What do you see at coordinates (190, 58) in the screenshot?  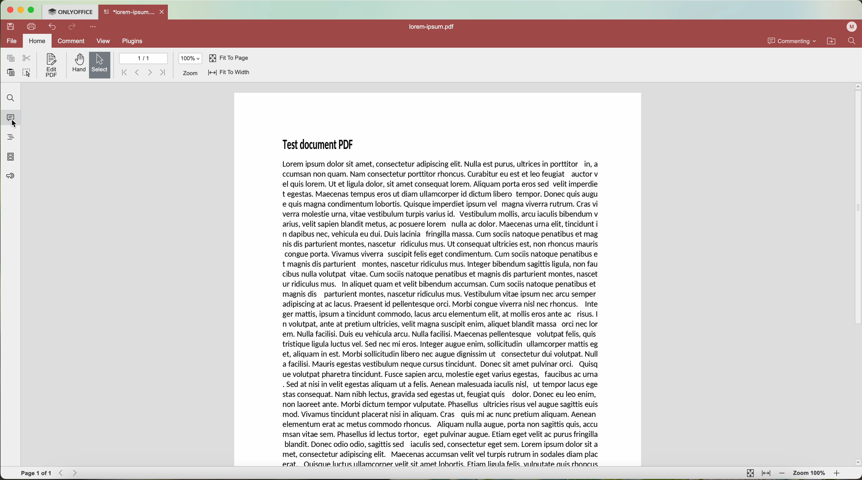 I see `100%` at bounding box center [190, 58].